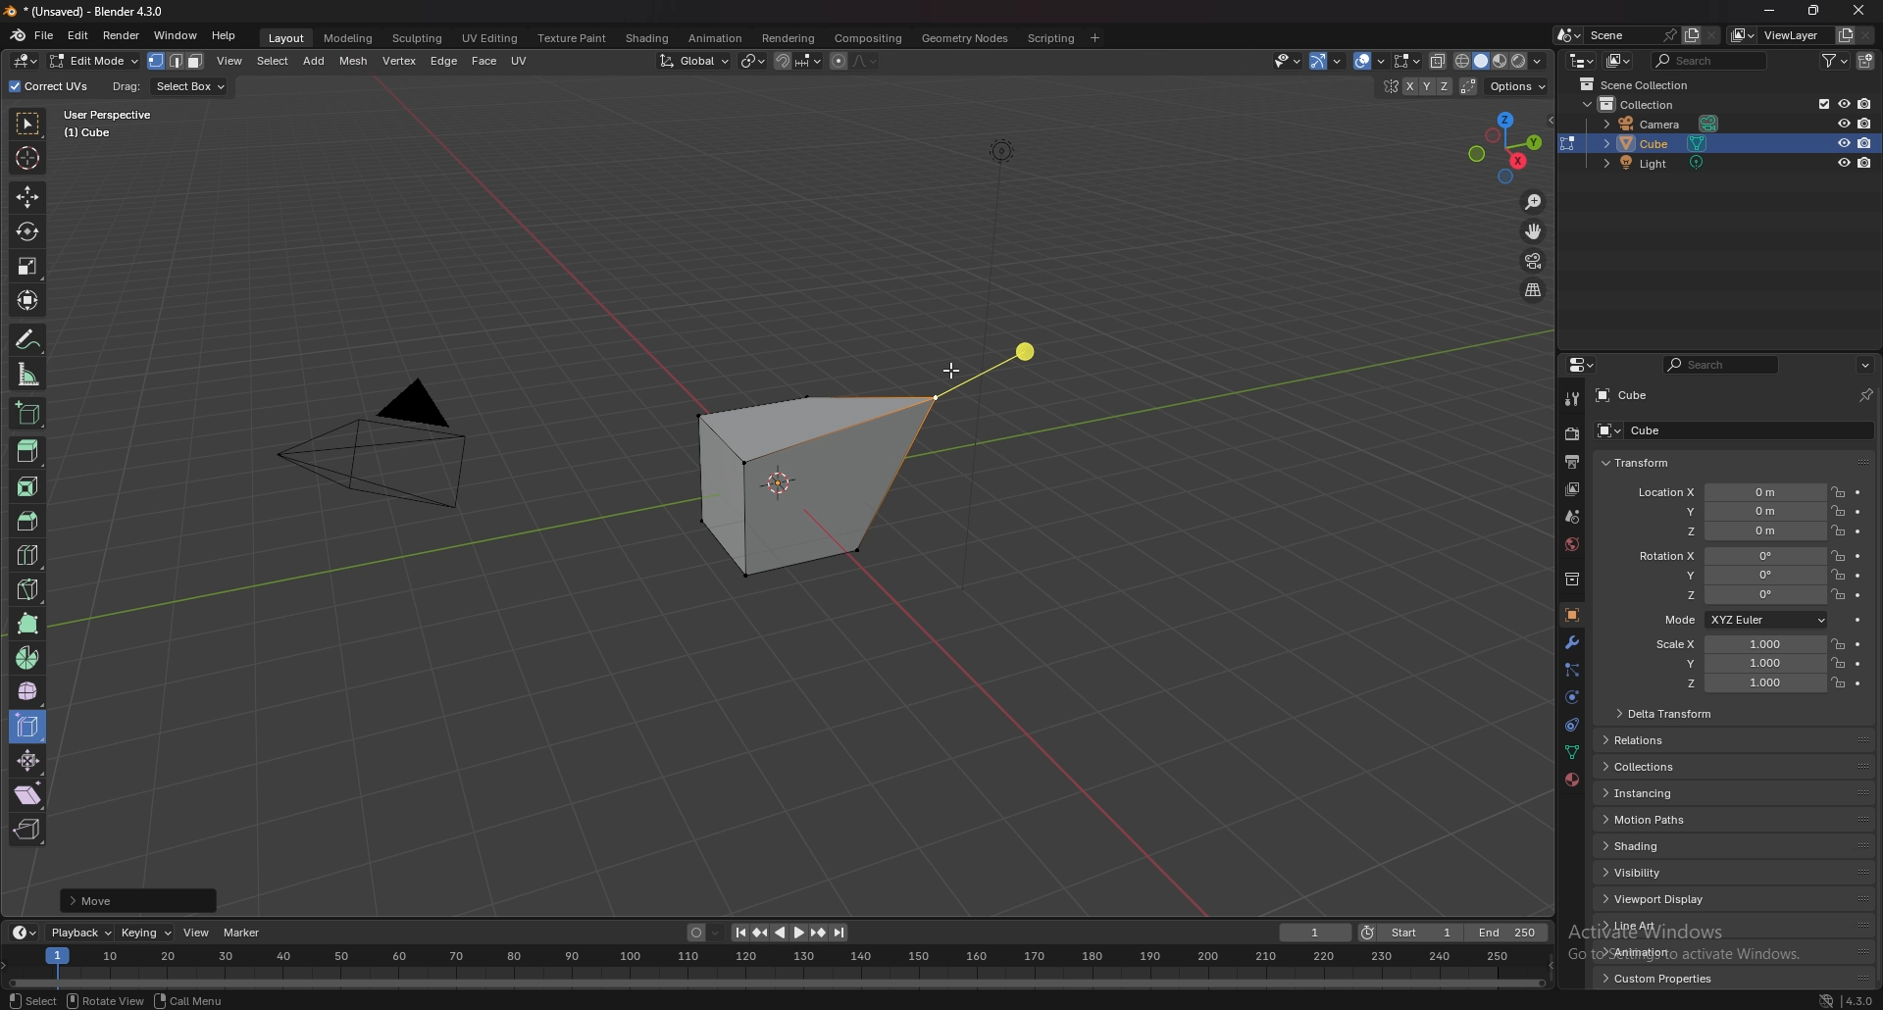  I want to click on start frame, so click(1414, 932).